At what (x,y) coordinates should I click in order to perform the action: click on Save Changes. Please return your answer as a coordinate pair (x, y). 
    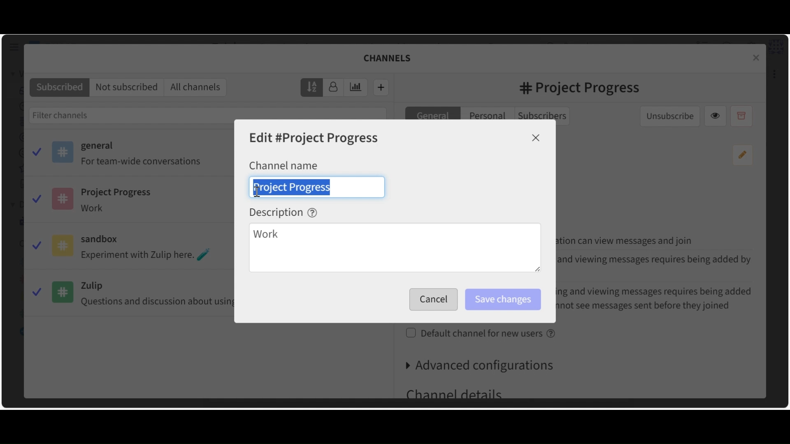
    Looking at the image, I should click on (502, 300).